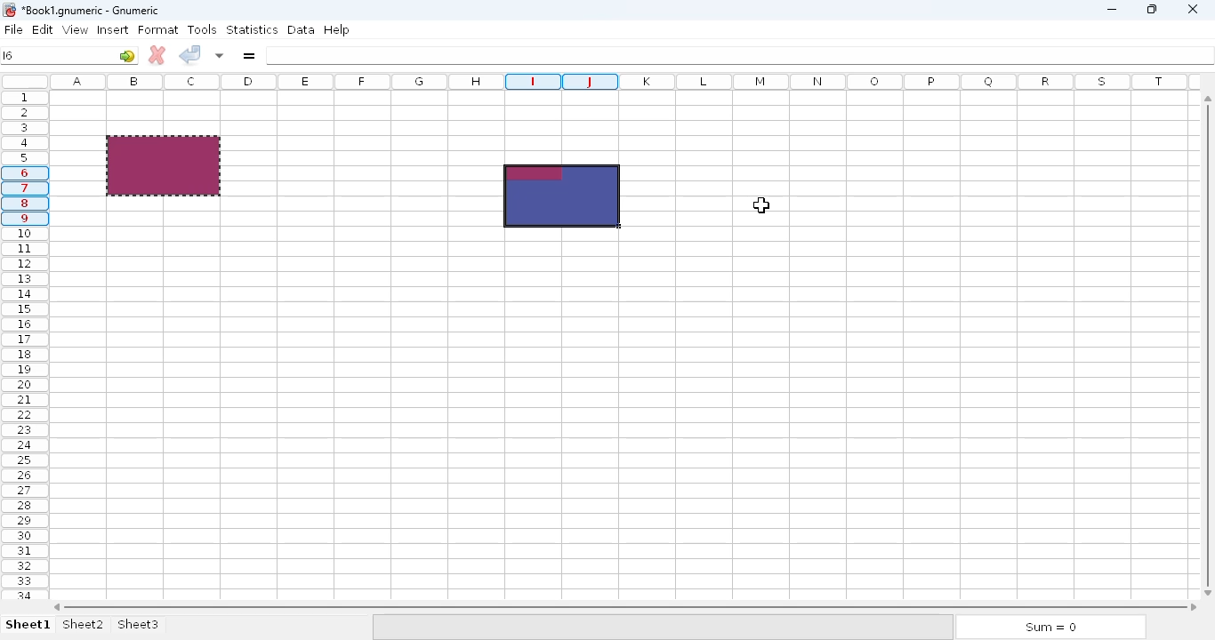 This screenshot has width=1215, height=640. Describe the element at coordinates (44, 28) in the screenshot. I see `edit` at that location.